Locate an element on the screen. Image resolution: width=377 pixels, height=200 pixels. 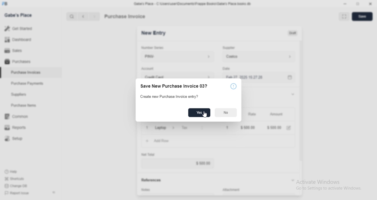
Next is located at coordinates (95, 16).